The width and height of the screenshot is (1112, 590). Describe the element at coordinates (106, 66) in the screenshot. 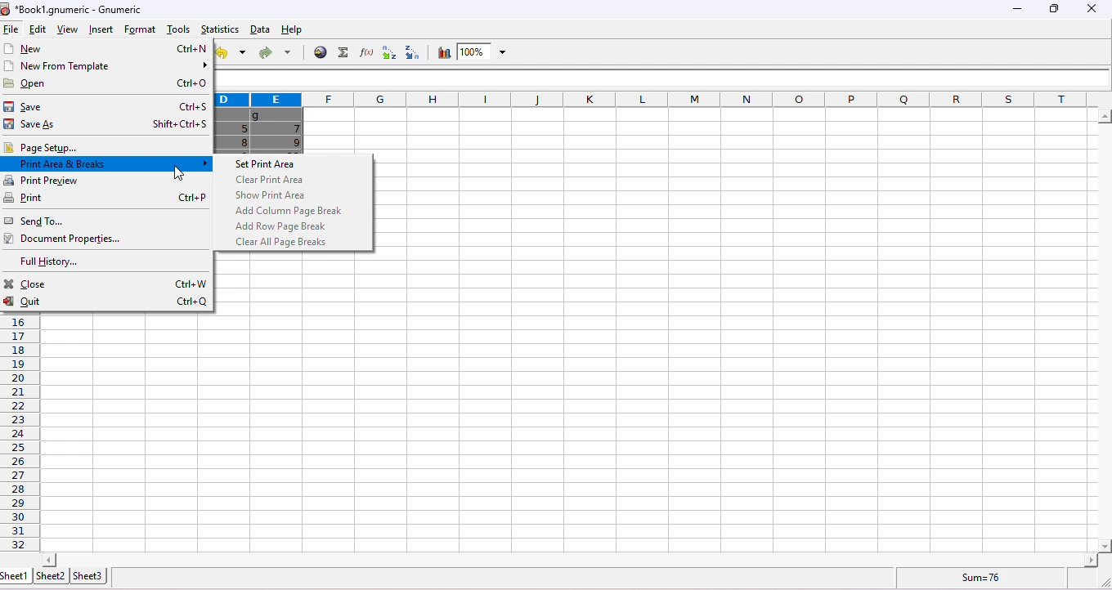

I see `new from template` at that location.